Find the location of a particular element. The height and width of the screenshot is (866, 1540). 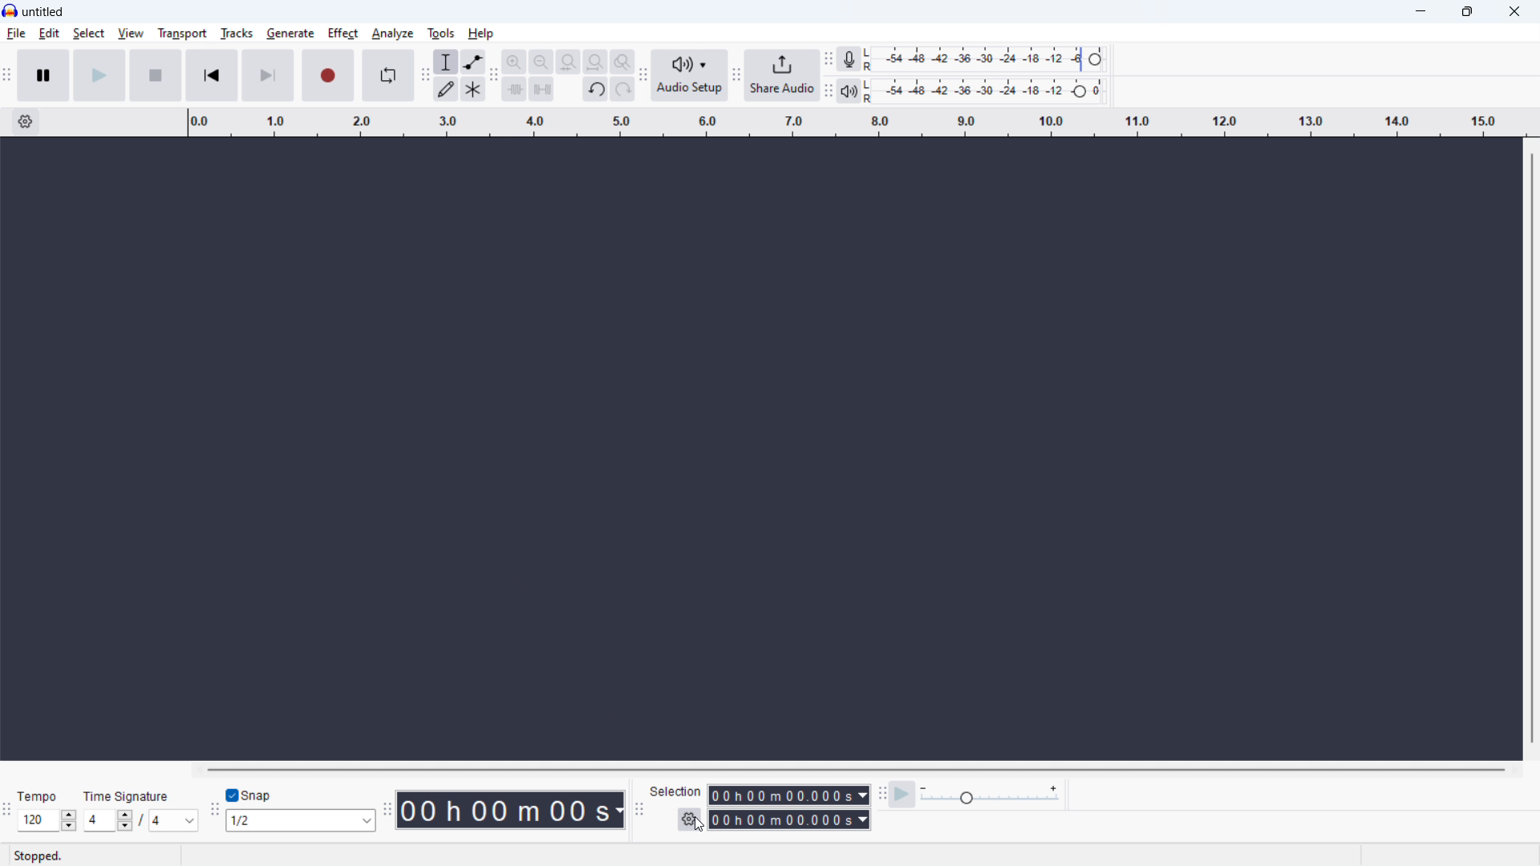

selection toolbar is located at coordinates (638, 809).